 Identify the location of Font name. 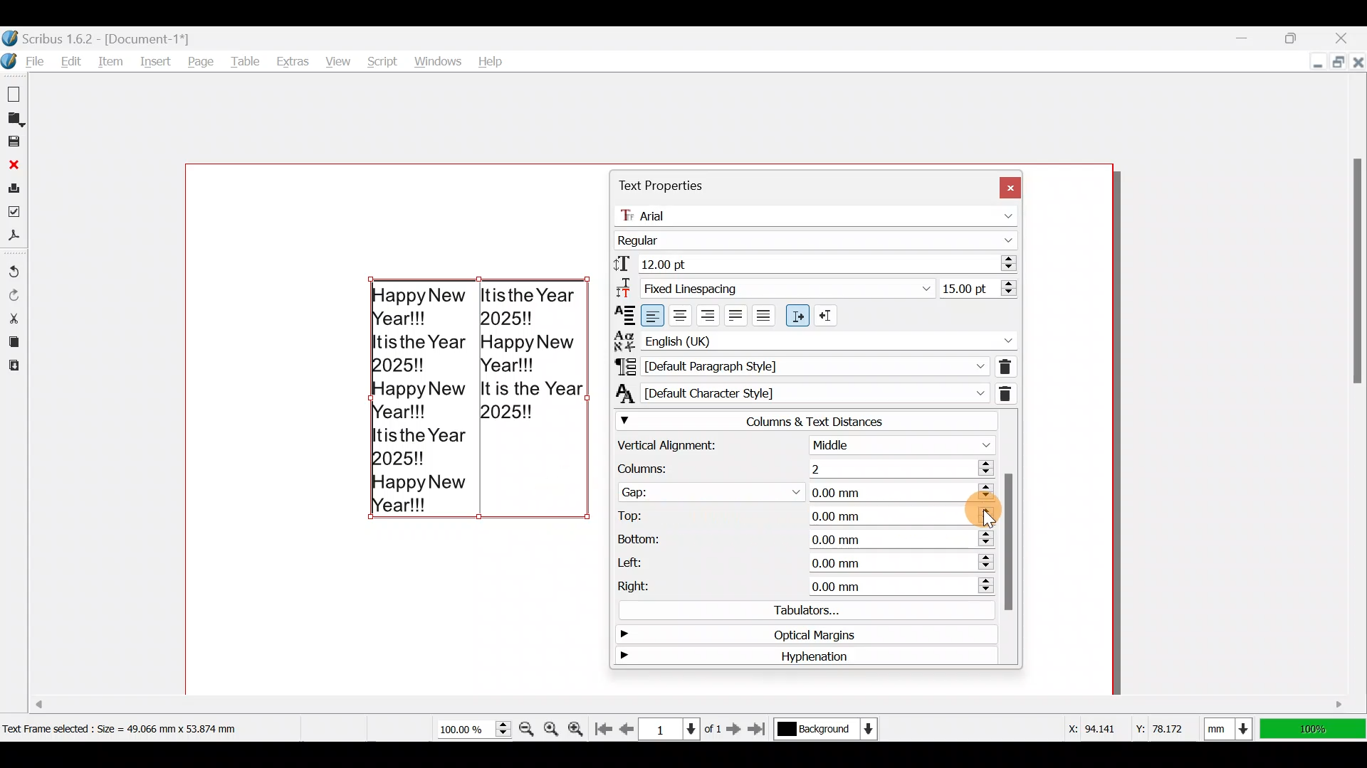
(819, 213).